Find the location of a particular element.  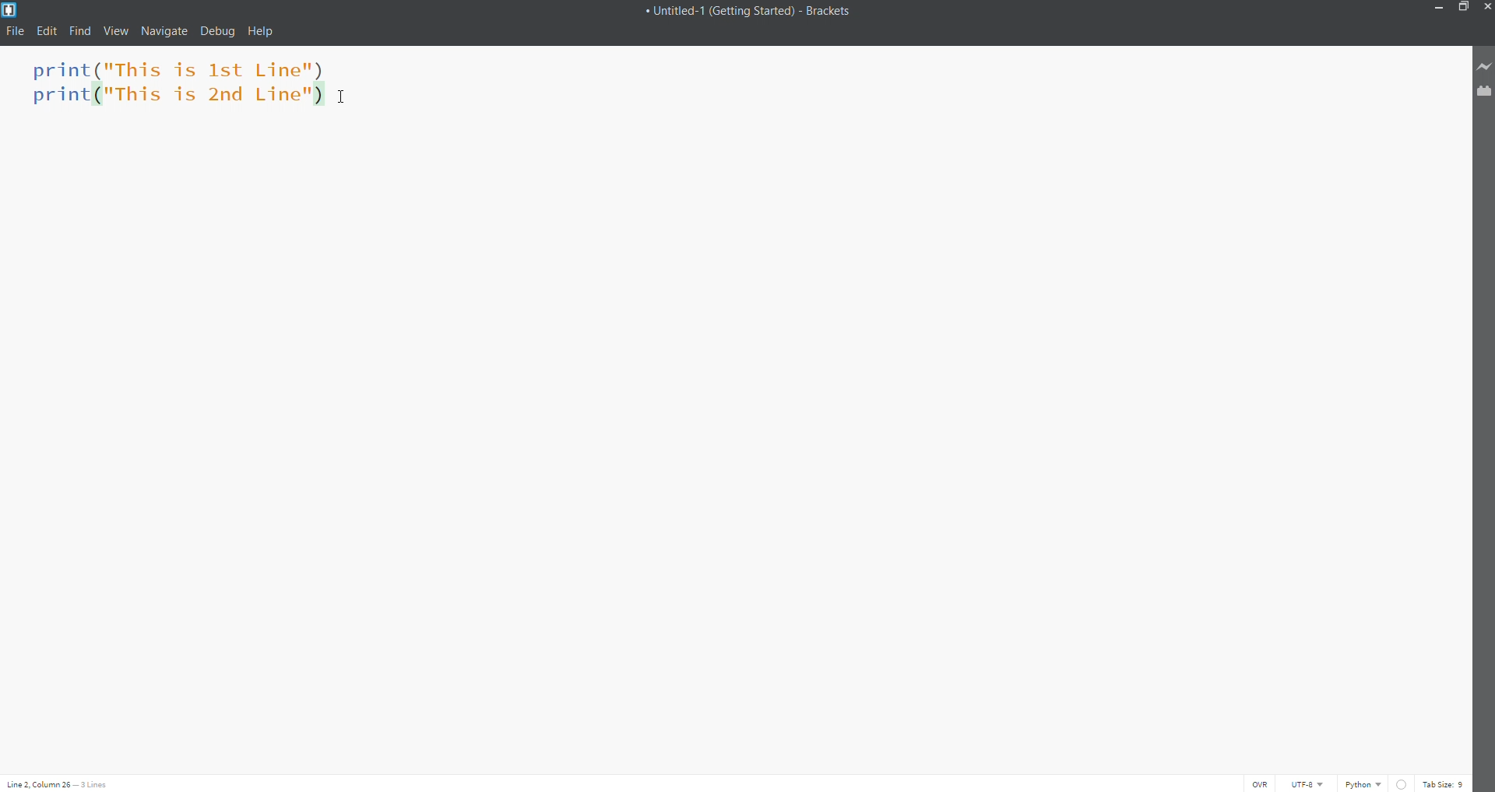

cursor is located at coordinates (345, 97).